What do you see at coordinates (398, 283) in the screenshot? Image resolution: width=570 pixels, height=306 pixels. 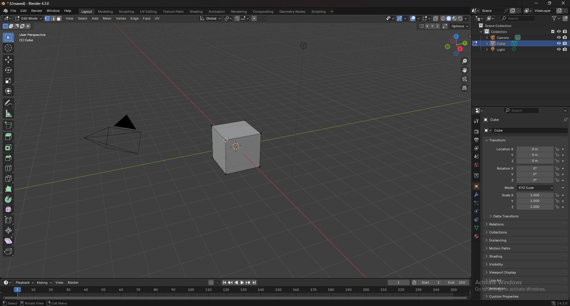 I see `1` at bounding box center [398, 283].